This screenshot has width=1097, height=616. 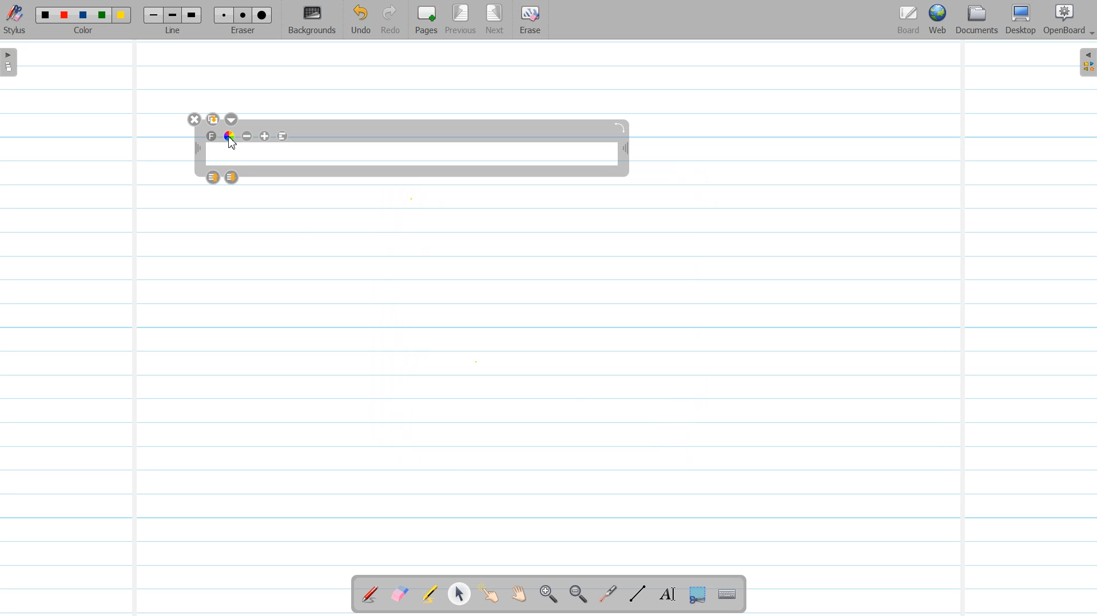 I want to click on Adjust width of text tool , so click(x=197, y=149).